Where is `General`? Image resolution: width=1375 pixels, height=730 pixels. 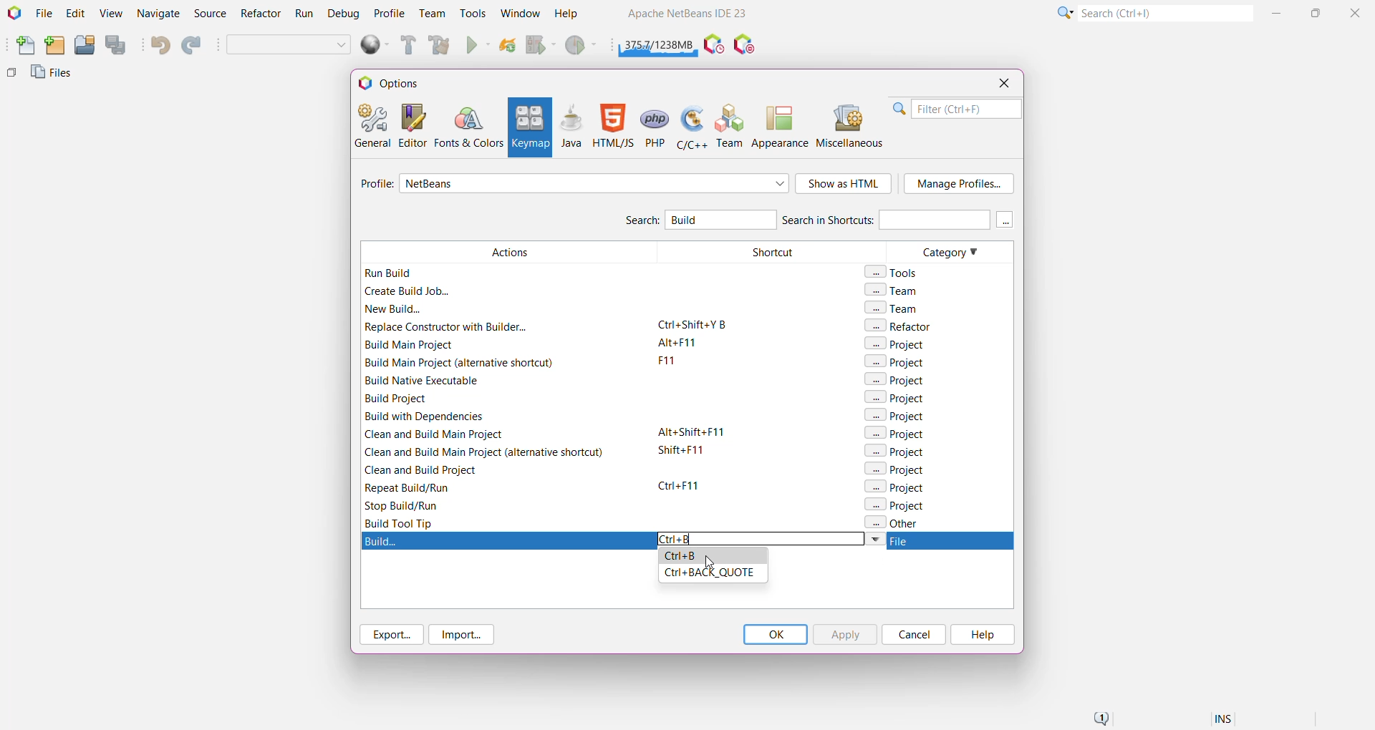
General is located at coordinates (371, 125).